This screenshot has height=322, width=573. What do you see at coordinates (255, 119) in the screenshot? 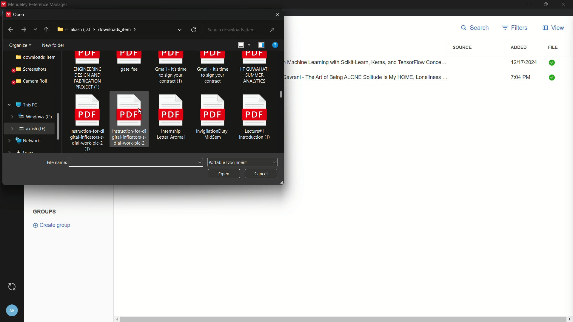
I see `Lecture#1
Introduction (1)` at bounding box center [255, 119].